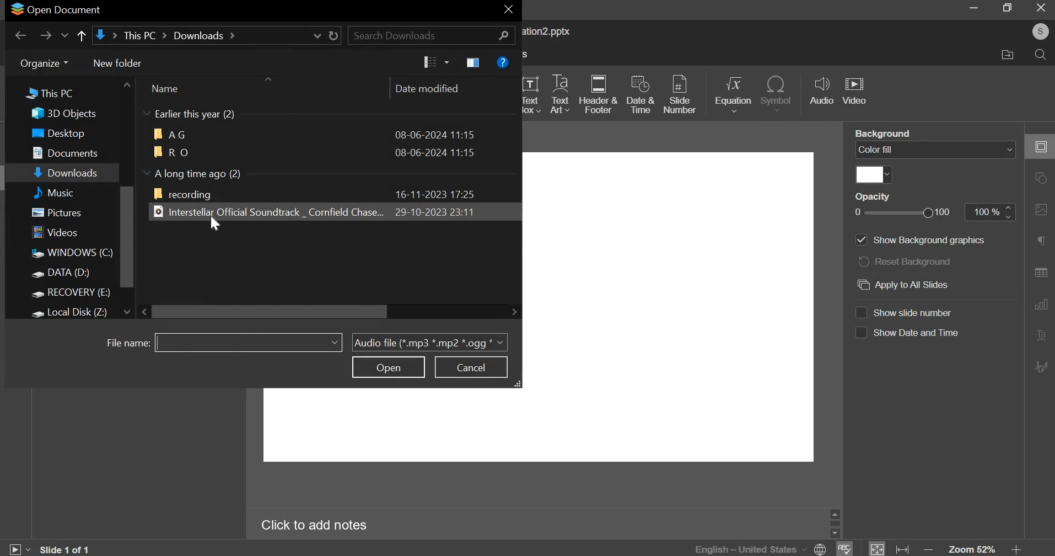 Image resolution: width=1055 pixels, height=556 pixels. Describe the element at coordinates (125, 342) in the screenshot. I see `file name` at that location.